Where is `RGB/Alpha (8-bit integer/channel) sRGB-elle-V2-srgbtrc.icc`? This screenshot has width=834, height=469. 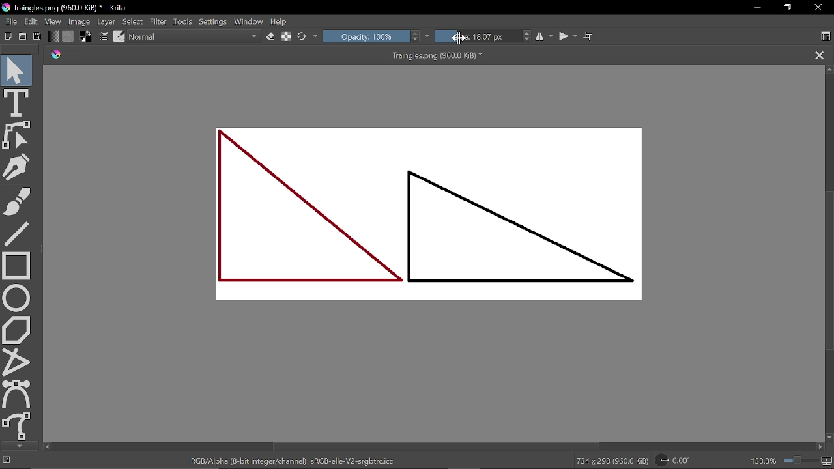
RGB/Alpha (8-bit integer/channel) sRGB-elle-V2-srgbtrc.icc is located at coordinates (289, 460).